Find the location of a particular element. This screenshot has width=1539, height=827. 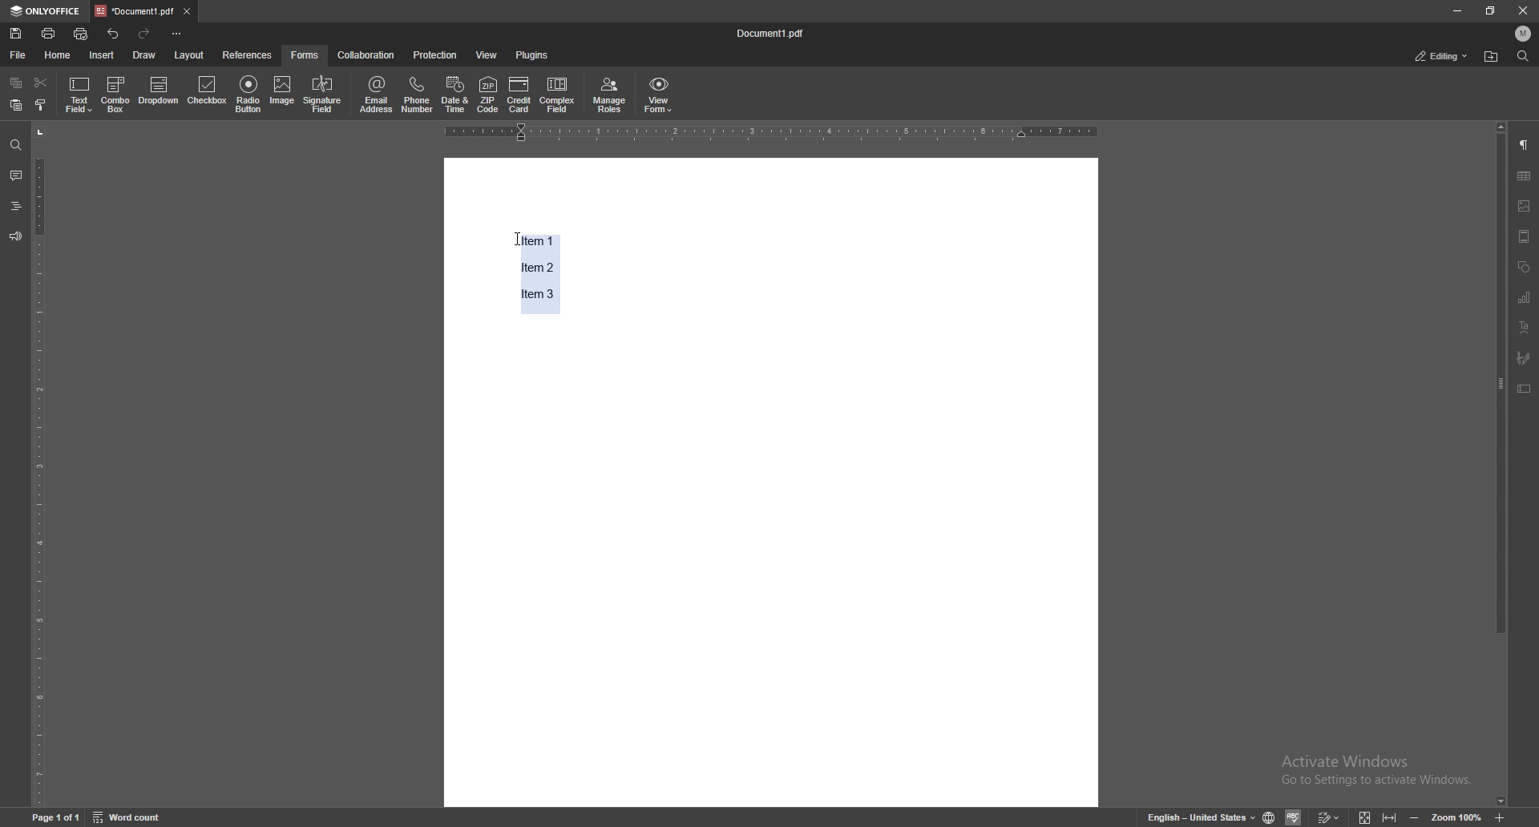

view form is located at coordinates (660, 96).